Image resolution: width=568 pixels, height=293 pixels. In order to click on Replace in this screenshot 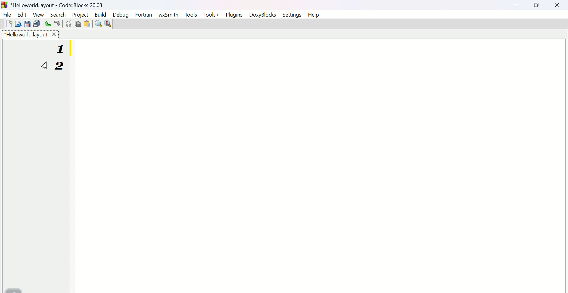, I will do `click(109, 24)`.